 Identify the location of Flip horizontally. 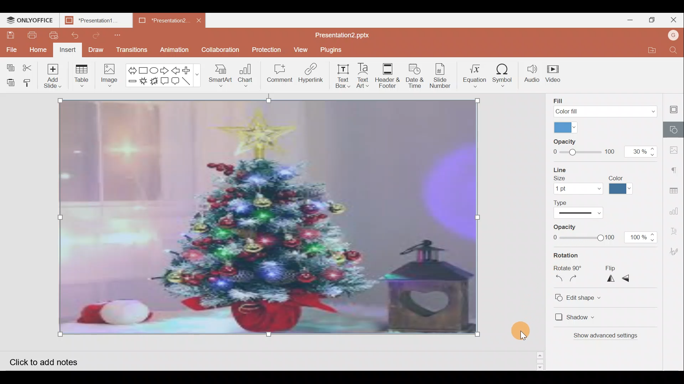
(611, 279).